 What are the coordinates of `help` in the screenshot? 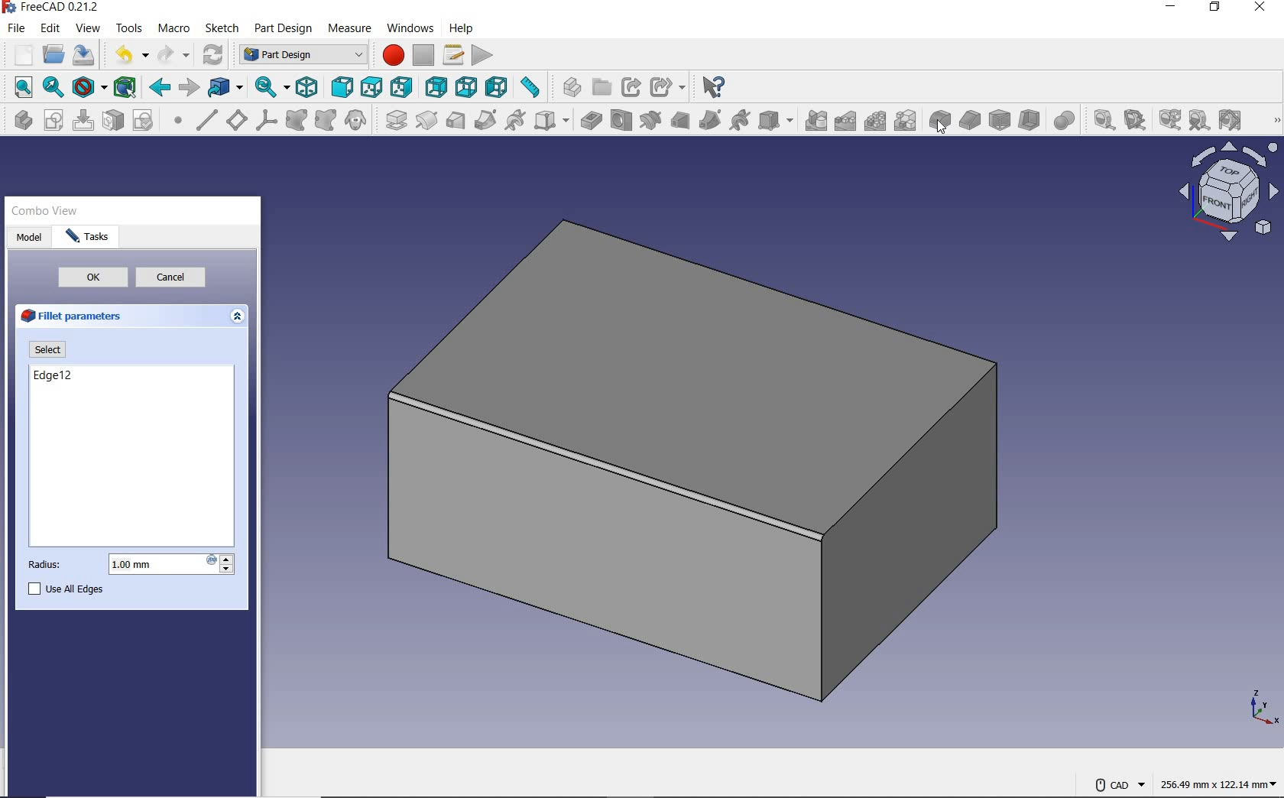 It's located at (465, 27).